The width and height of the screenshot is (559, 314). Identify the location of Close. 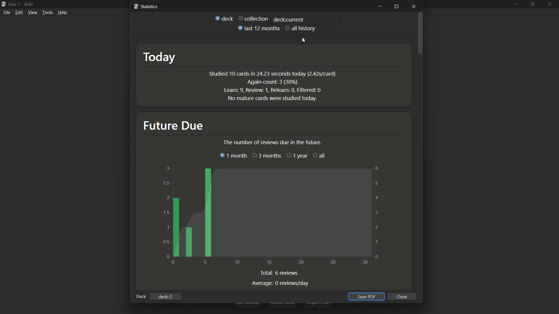
(403, 297).